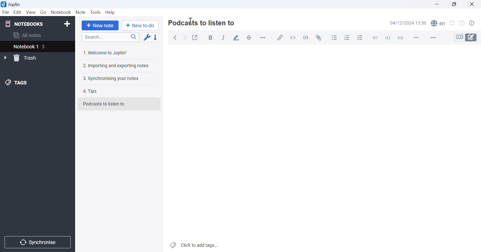  I want to click on Italic, so click(223, 38).